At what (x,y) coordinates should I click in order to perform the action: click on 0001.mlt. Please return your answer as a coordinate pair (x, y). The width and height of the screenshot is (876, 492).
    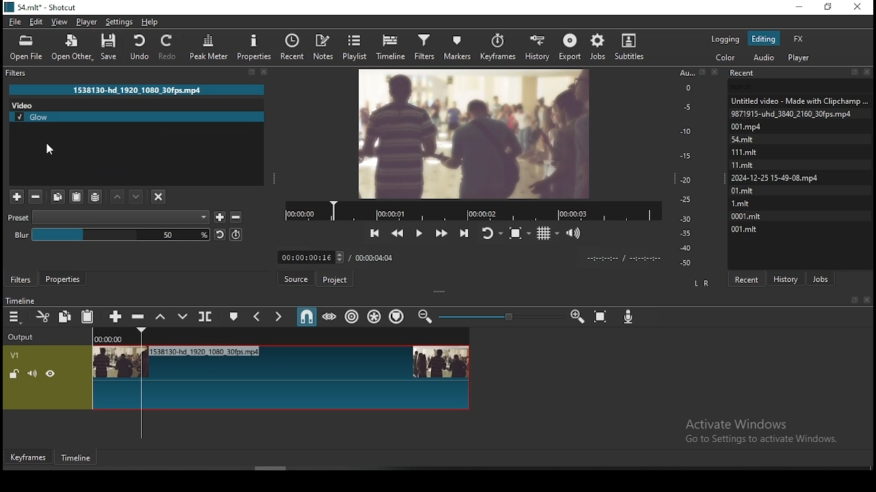
    Looking at the image, I should click on (747, 215).